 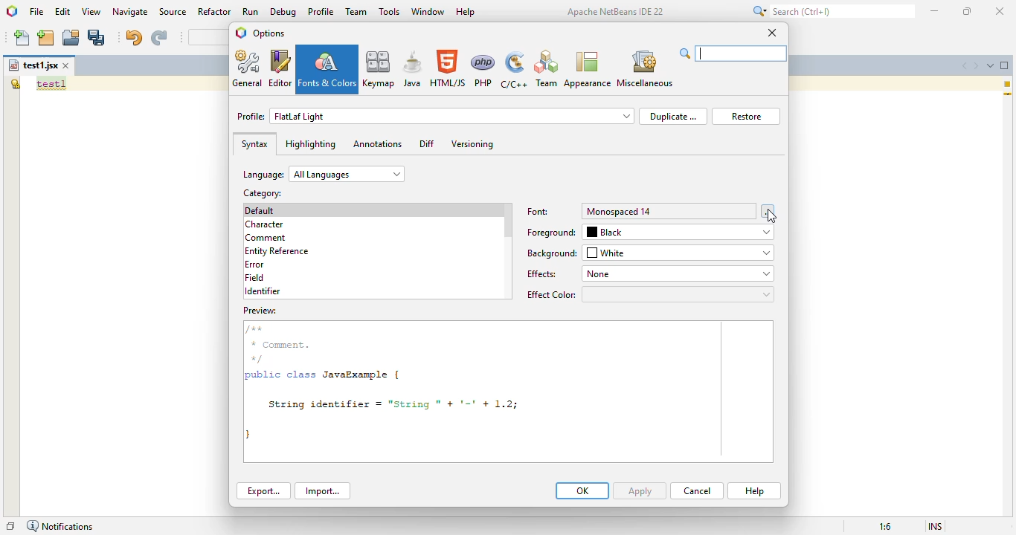 What do you see at coordinates (263, 291) in the screenshot?
I see `identifier` at bounding box center [263, 291].